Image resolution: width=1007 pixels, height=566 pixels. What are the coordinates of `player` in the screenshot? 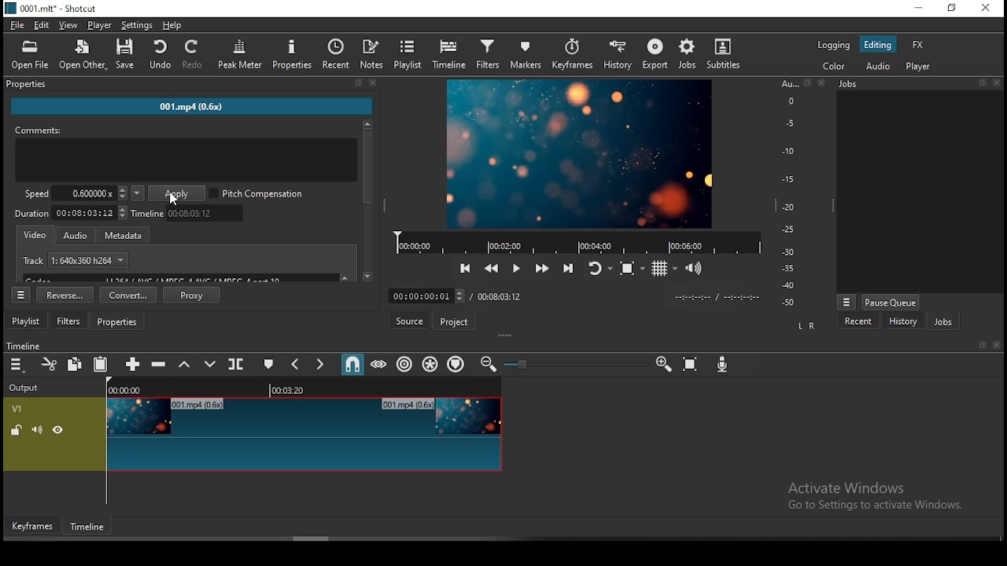 It's located at (918, 66).